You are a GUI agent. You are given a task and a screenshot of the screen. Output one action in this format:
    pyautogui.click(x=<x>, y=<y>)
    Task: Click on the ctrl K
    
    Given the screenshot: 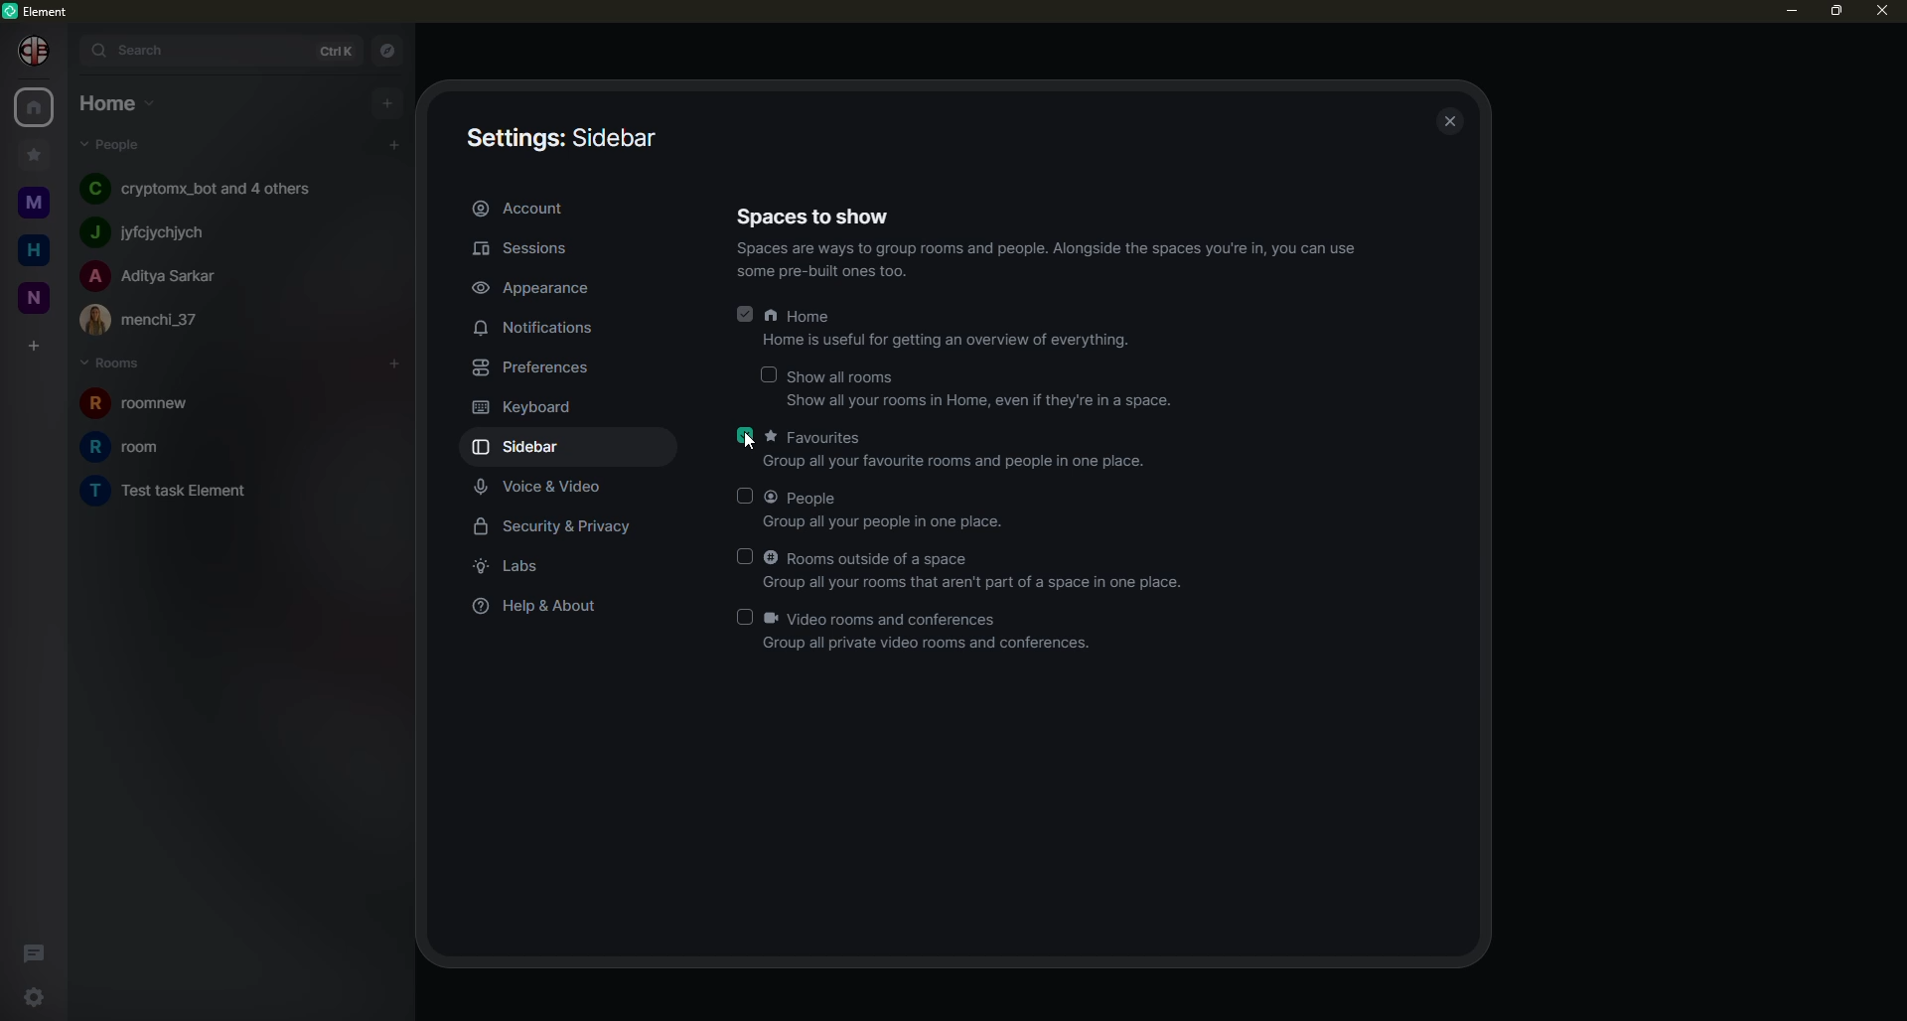 What is the action you would take?
    pyautogui.click(x=329, y=50)
    